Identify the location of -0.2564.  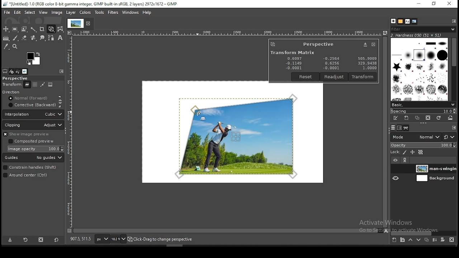
(331, 59).